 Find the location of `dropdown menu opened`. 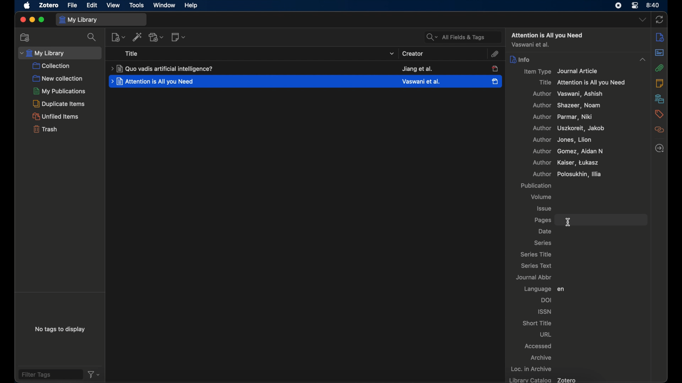

dropdown menu opened is located at coordinates (642, 59).